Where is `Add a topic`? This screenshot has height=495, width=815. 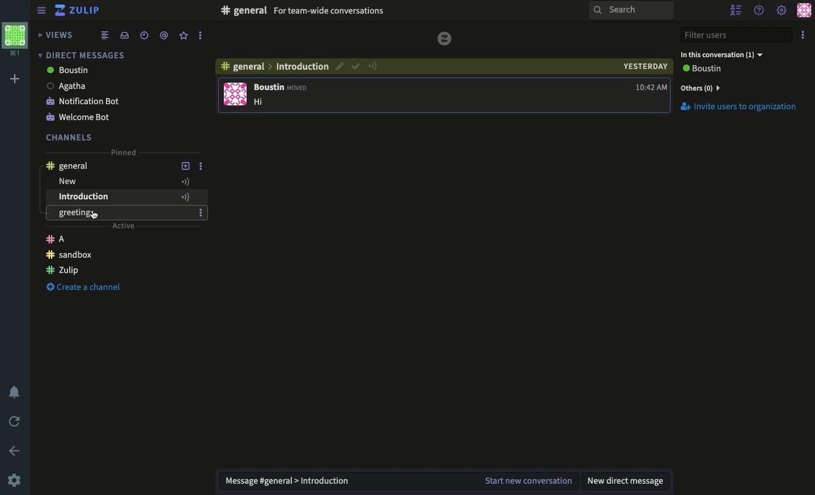
Add a topic is located at coordinates (185, 166).